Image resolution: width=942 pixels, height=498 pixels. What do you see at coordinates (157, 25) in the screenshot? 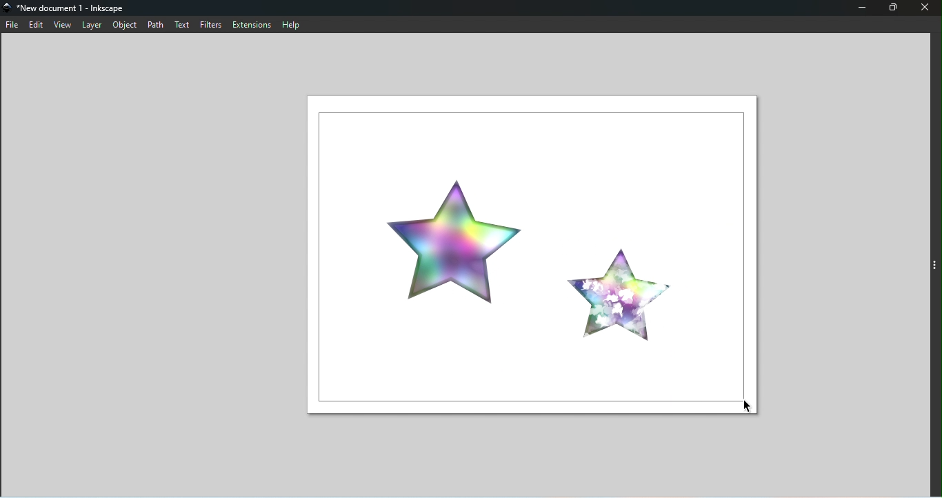
I see `Path` at bounding box center [157, 25].